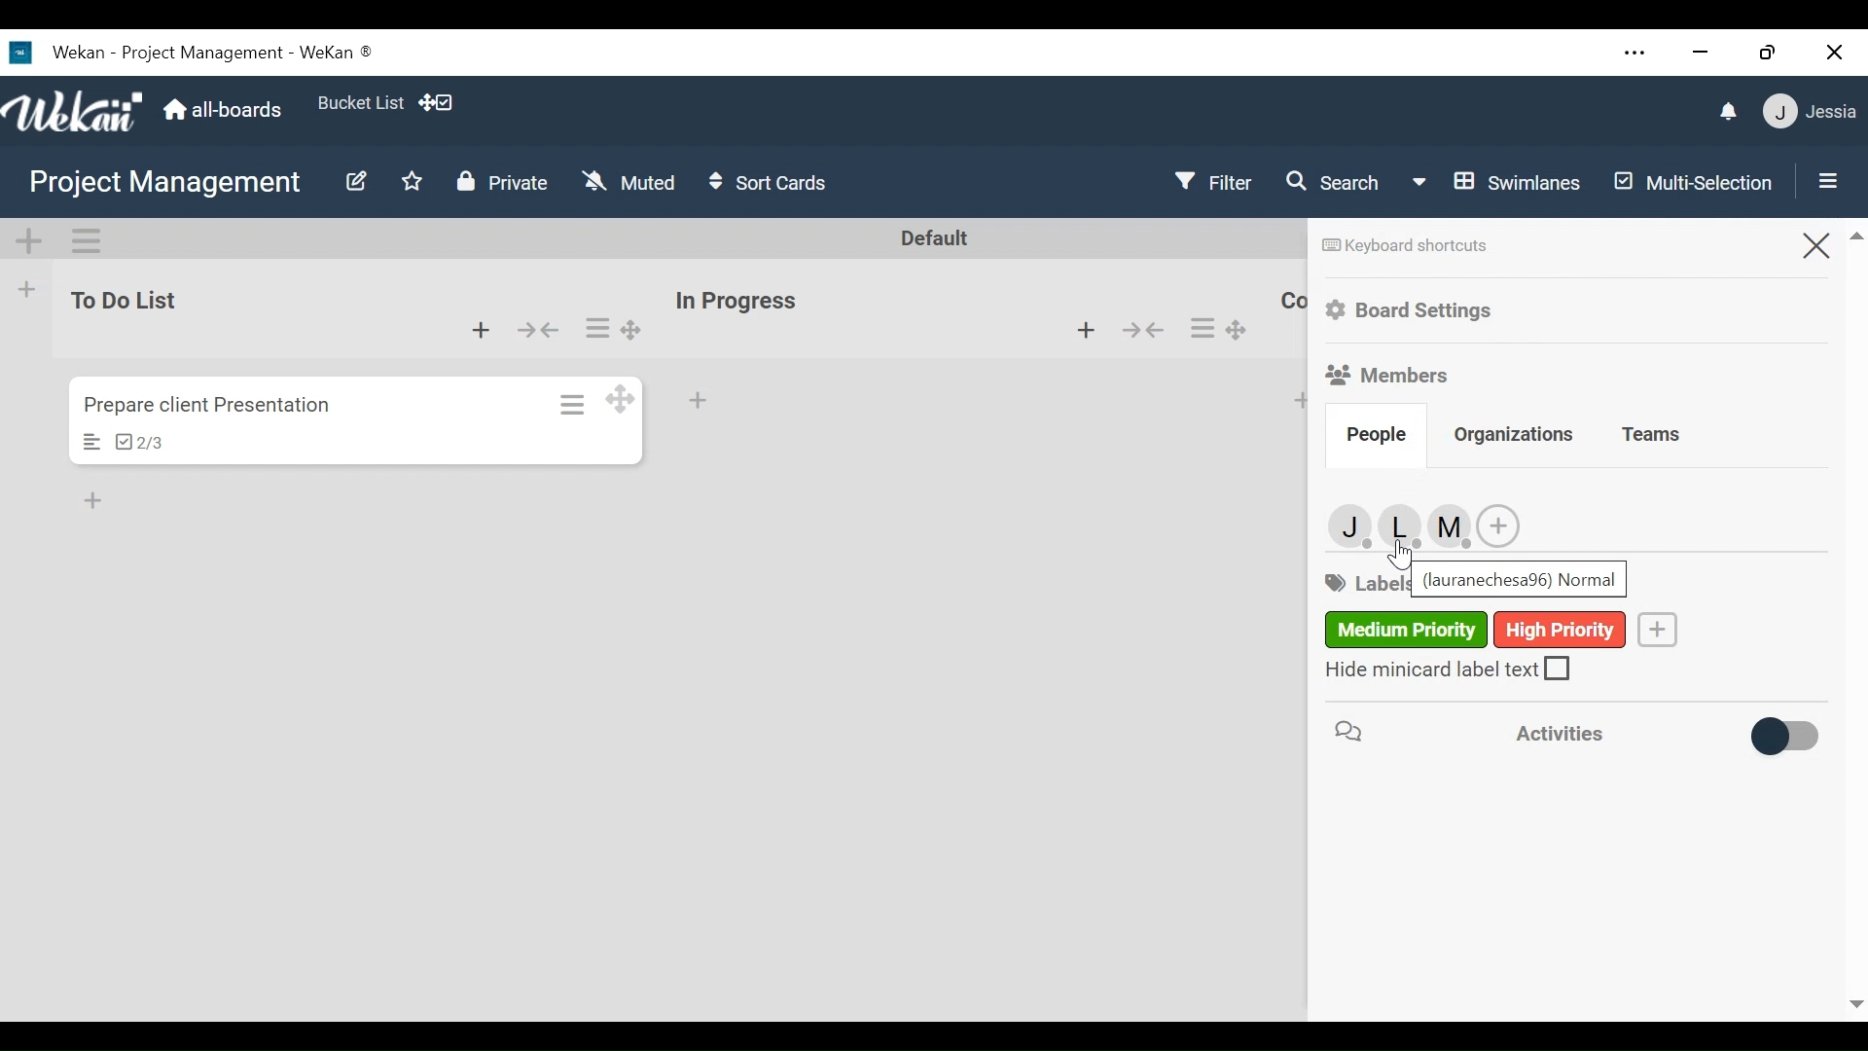  I want to click on Create label, so click(1497, 526).